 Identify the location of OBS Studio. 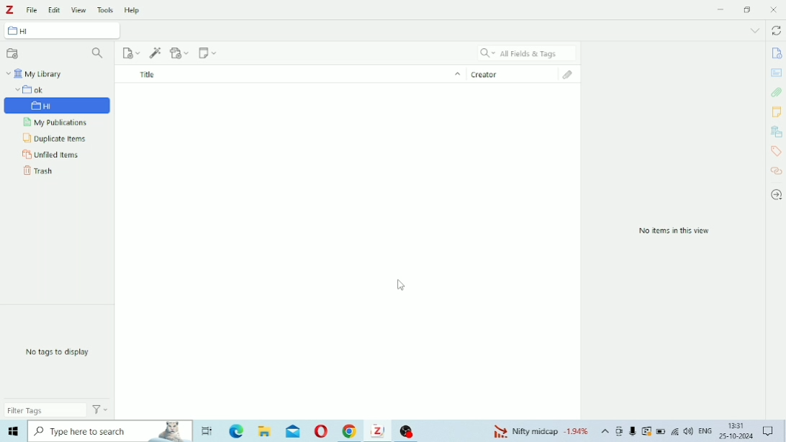
(409, 430).